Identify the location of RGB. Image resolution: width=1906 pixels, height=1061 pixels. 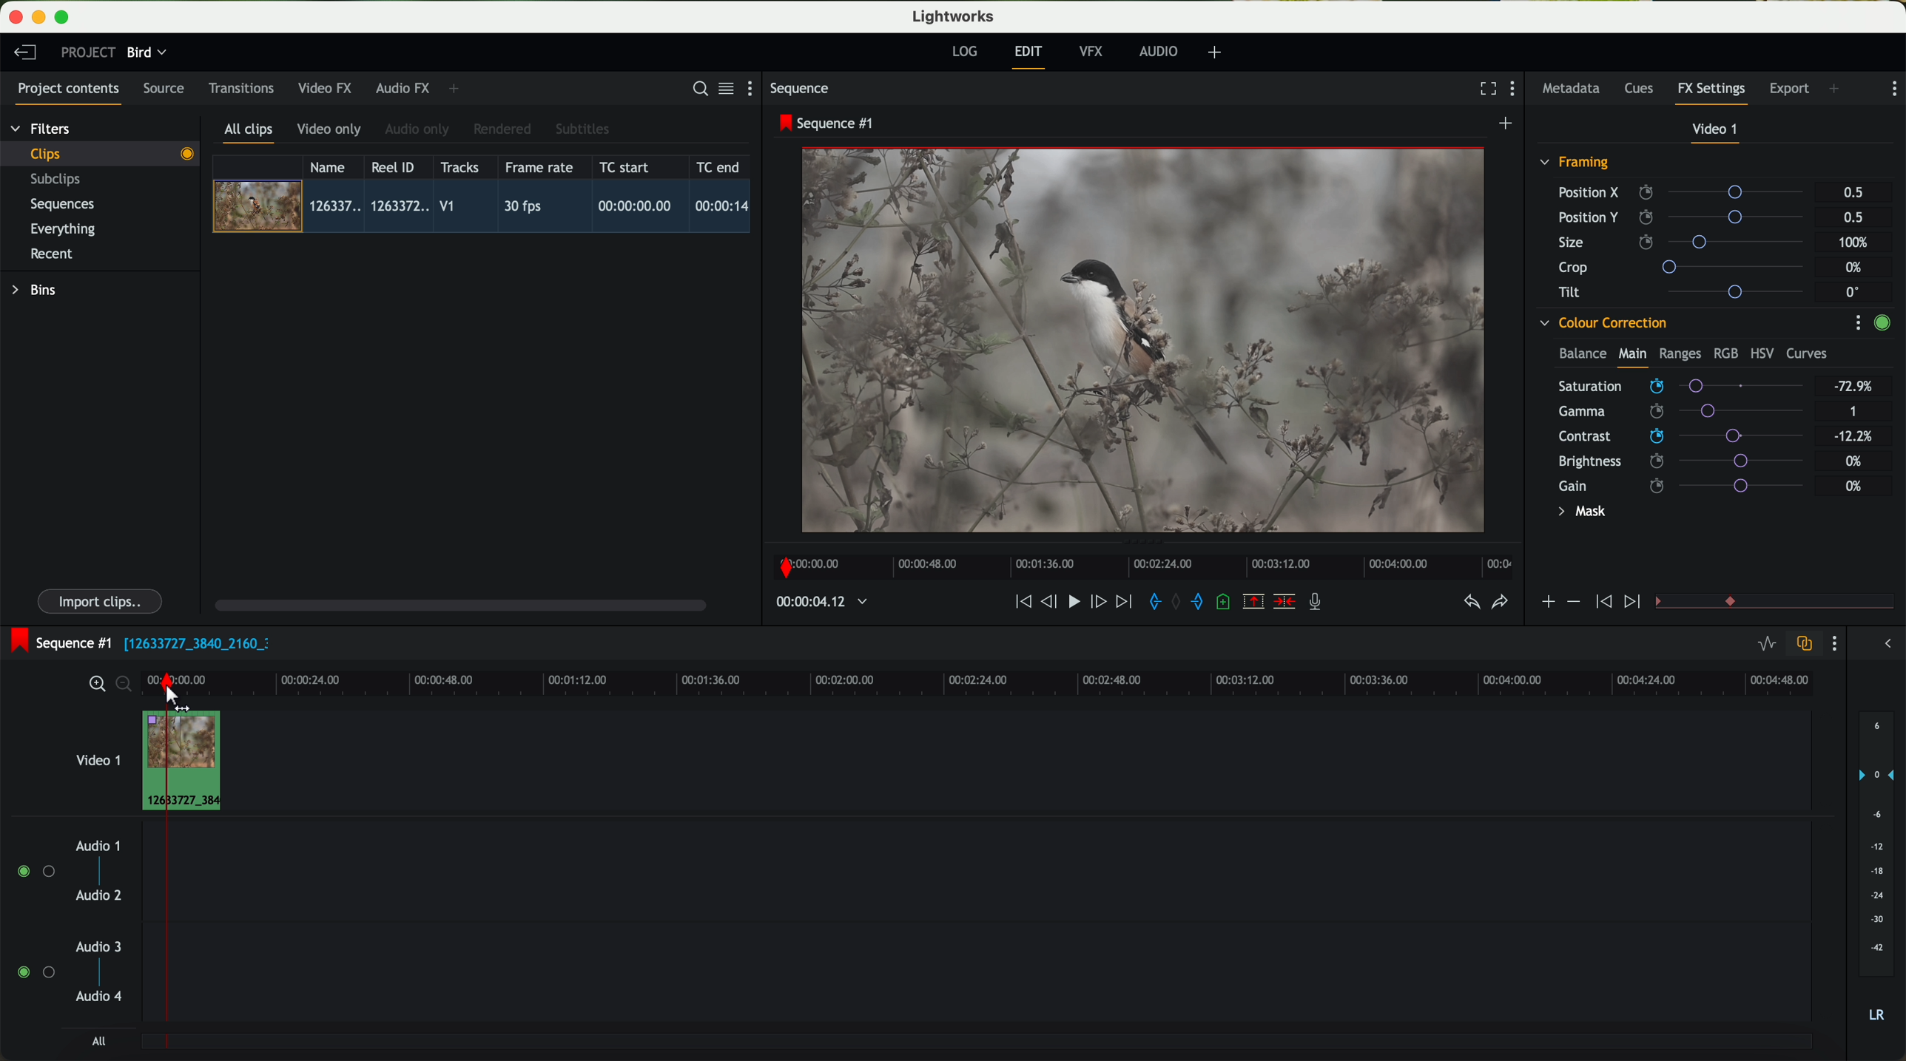
(1725, 352).